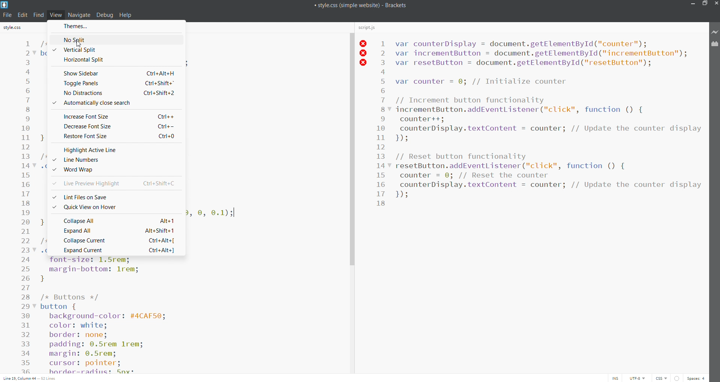 Image resolution: width=720 pixels, height=382 pixels. Describe the element at coordinates (115, 103) in the screenshot. I see `automatically close search` at that location.